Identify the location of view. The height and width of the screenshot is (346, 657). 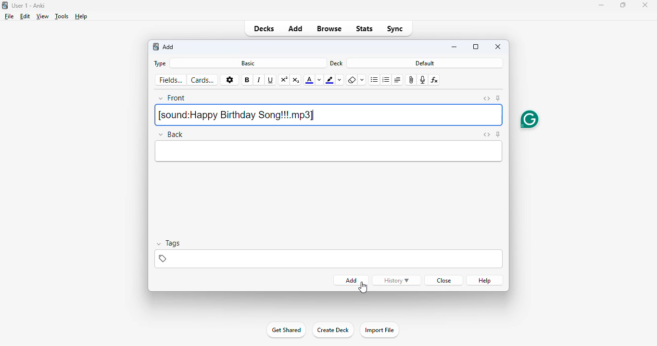
(43, 16).